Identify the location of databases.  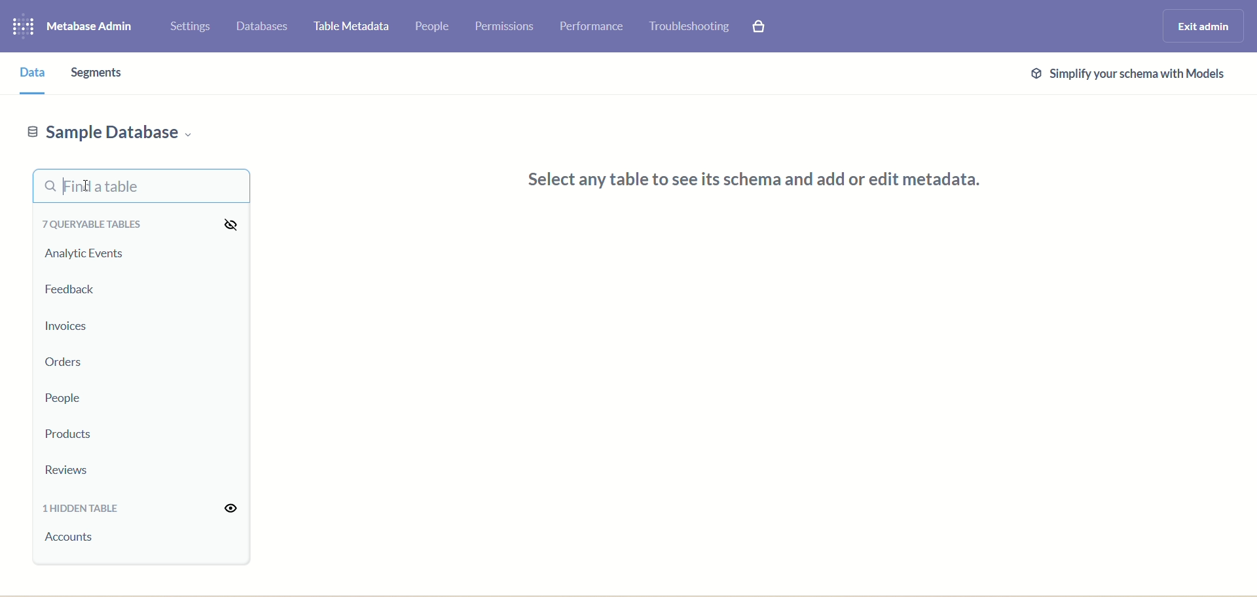
(264, 27).